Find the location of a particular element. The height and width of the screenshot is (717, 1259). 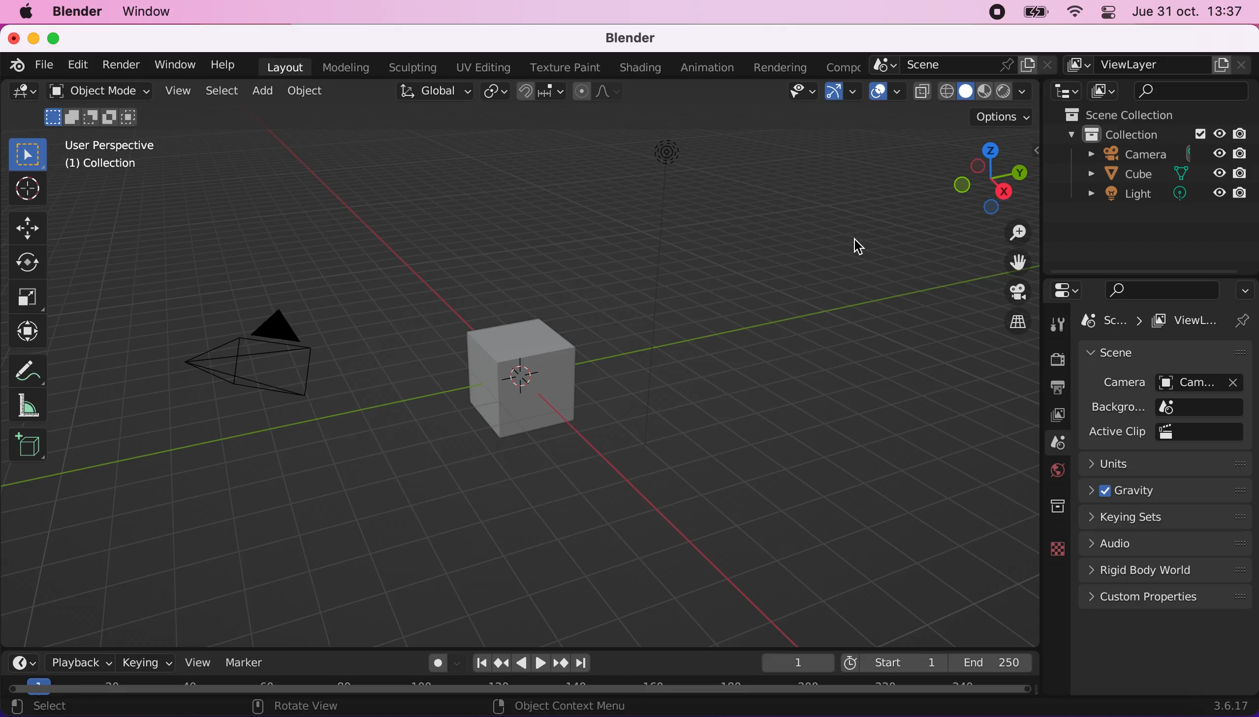

render is located at coordinates (1054, 358).